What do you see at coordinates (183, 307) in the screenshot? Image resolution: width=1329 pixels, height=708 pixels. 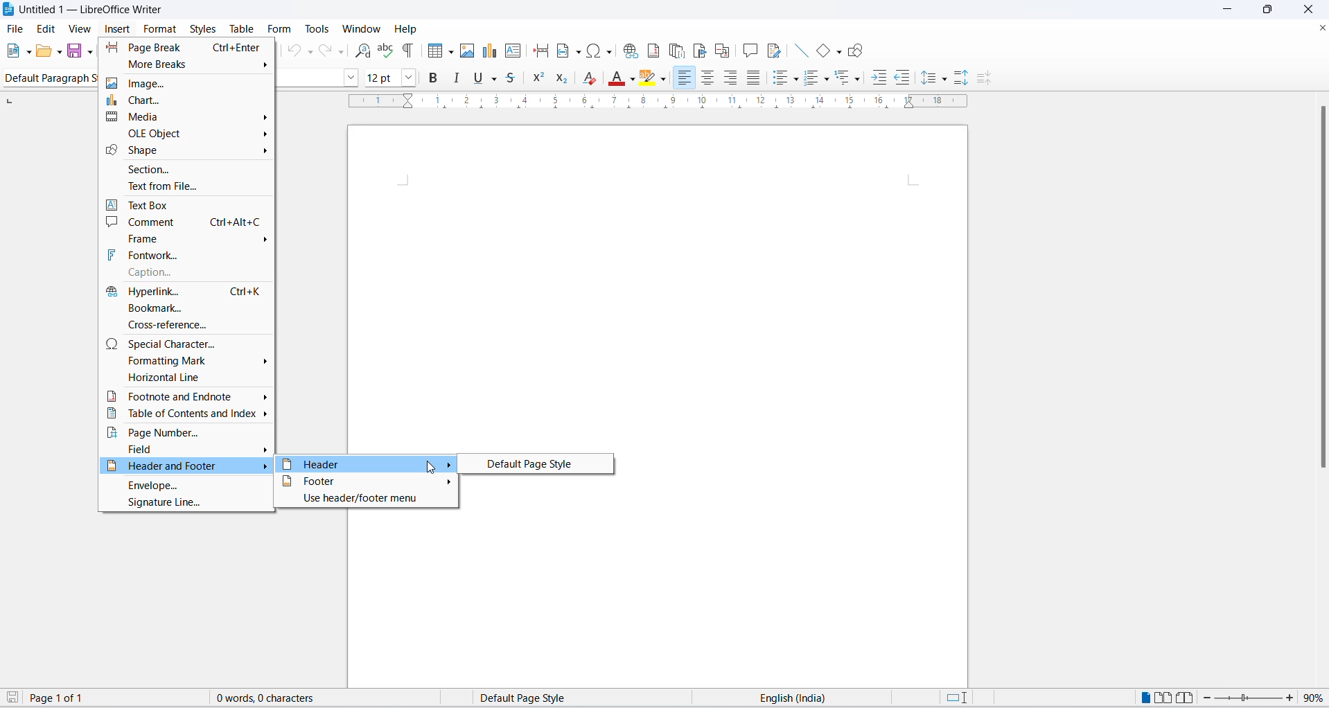 I see `bookmark` at bounding box center [183, 307].